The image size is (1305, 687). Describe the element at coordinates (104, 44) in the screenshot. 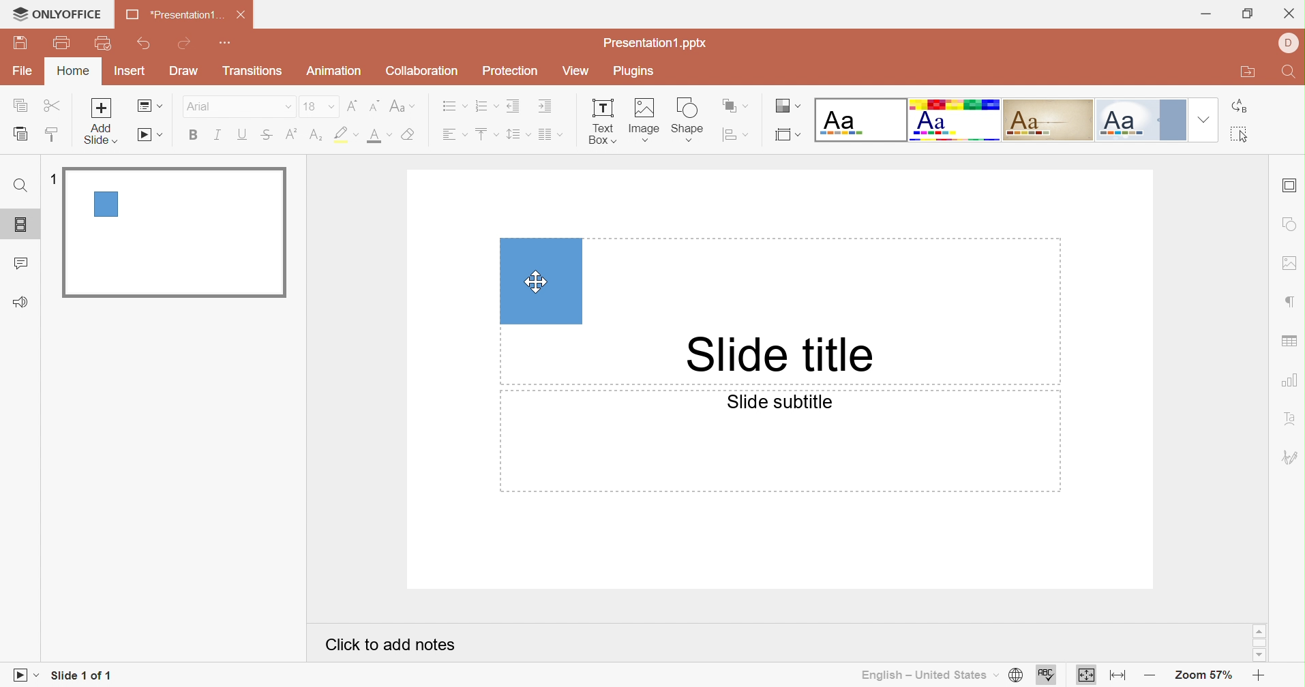

I see `Quick print` at that location.